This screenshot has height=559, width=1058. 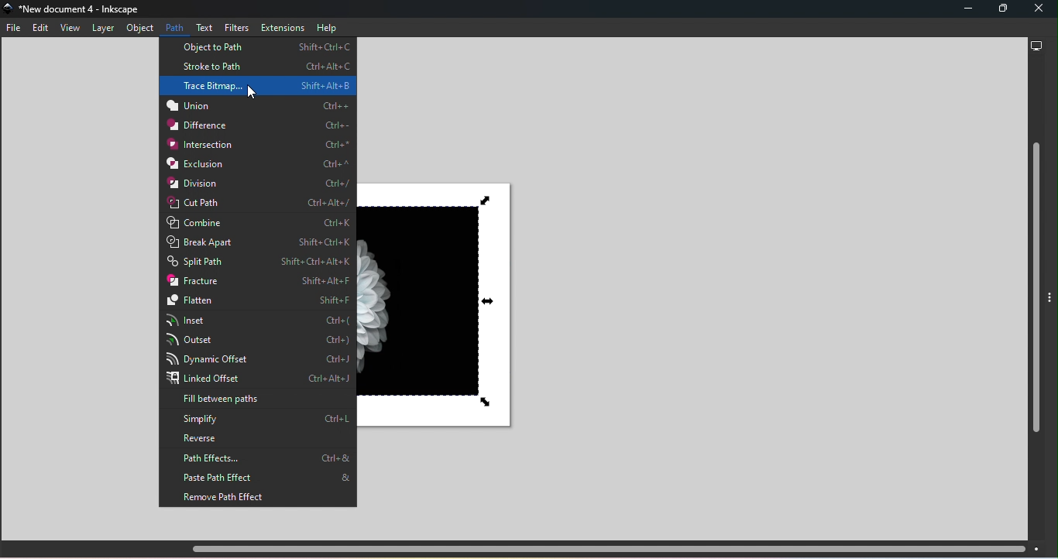 What do you see at coordinates (256, 222) in the screenshot?
I see `Combine` at bounding box center [256, 222].